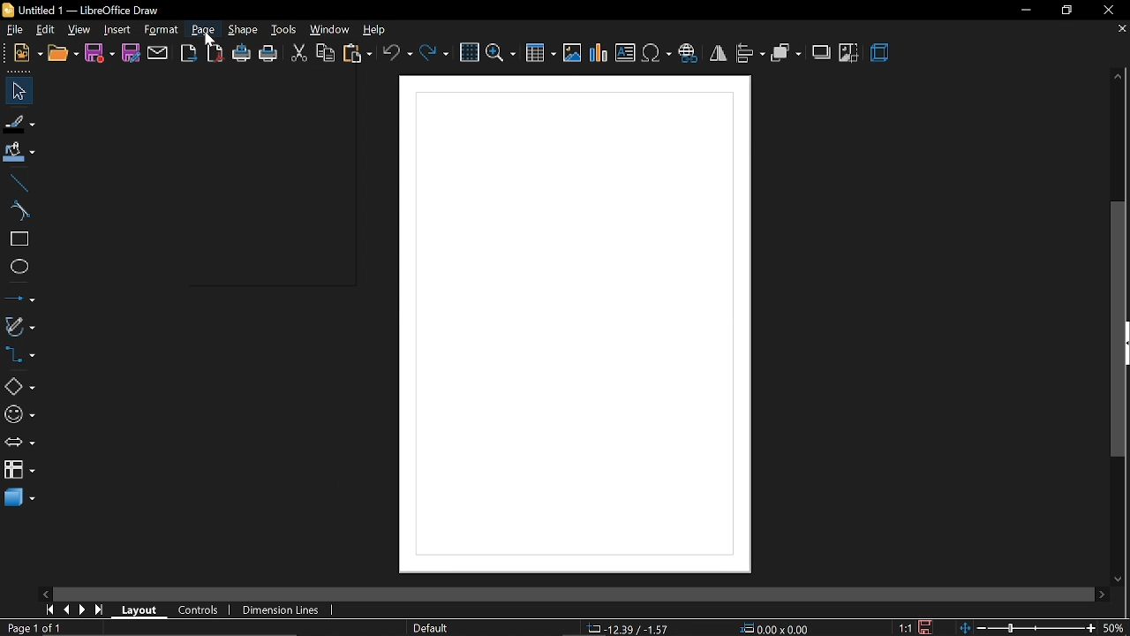 This screenshot has height=636, width=1130. Describe the element at coordinates (283, 29) in the screenshot. I see `tools` at that location.